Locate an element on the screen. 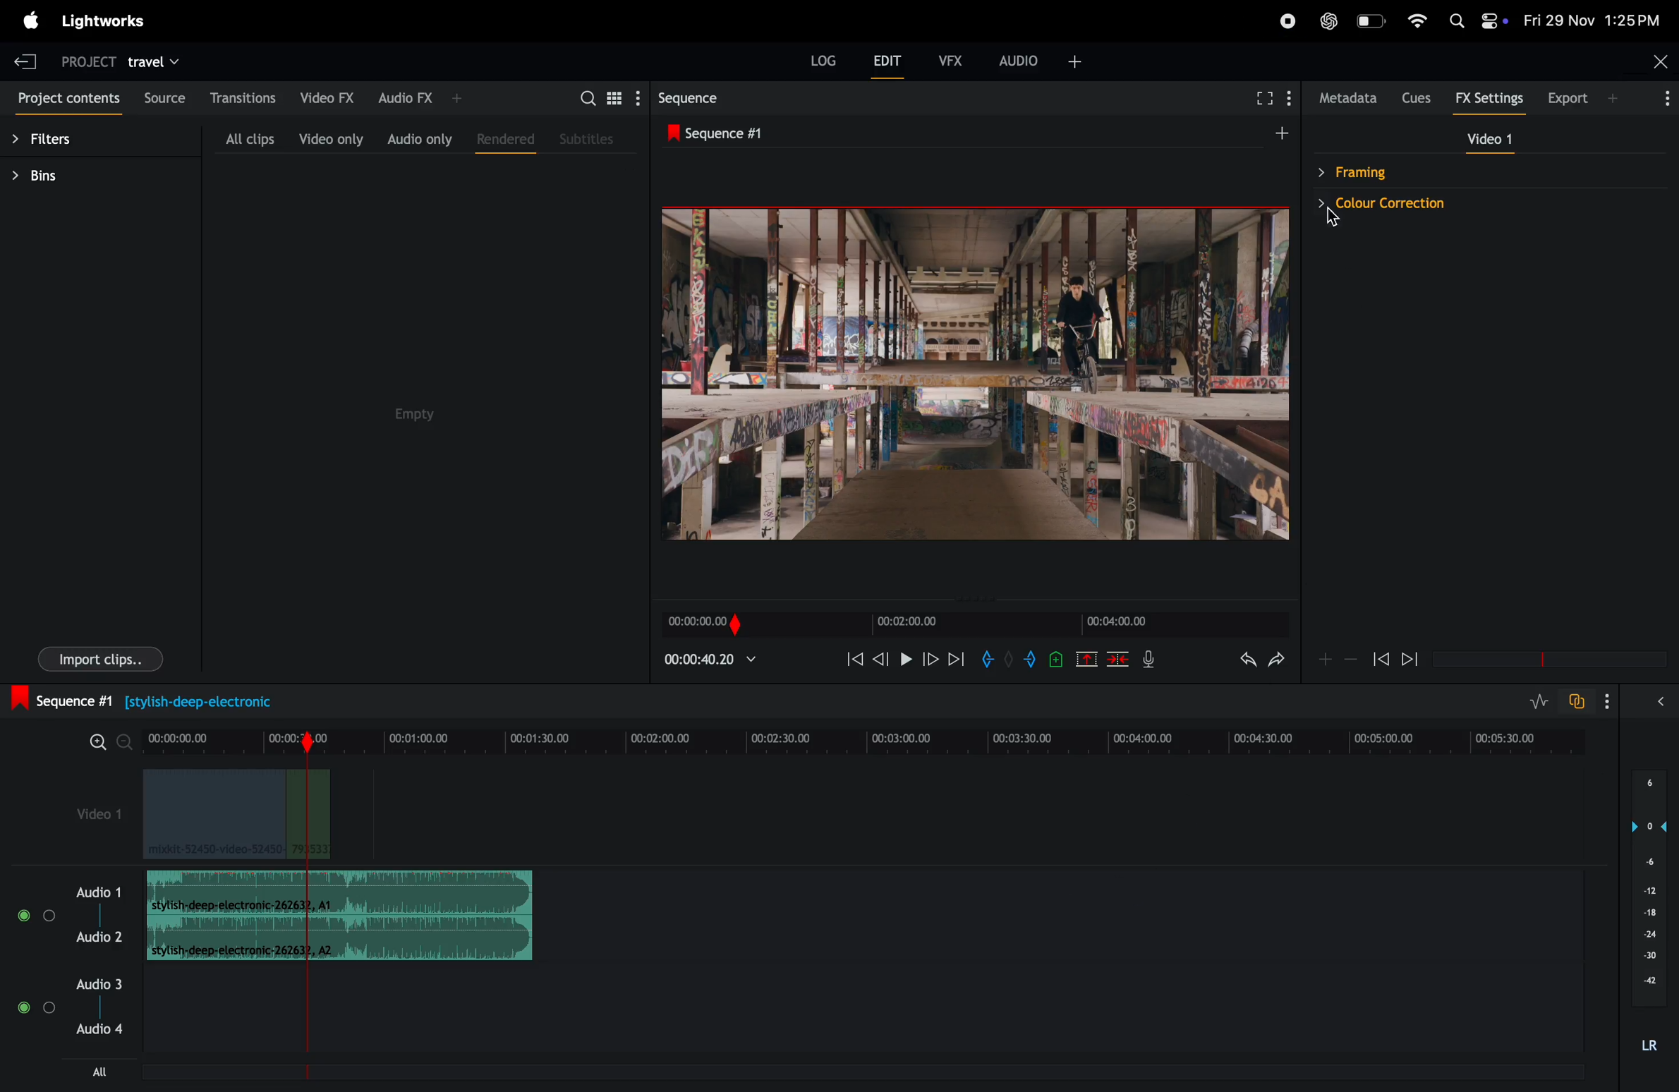  Fx settings is located at coordinates (1489, 100).